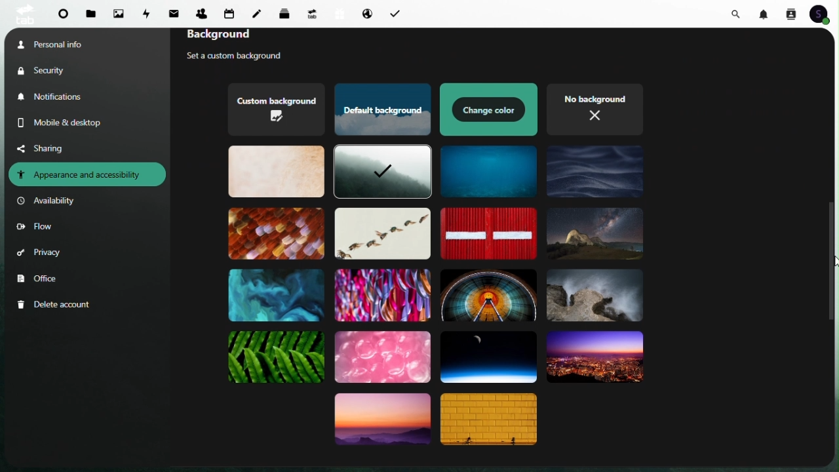  Describe the element at coordinates (148, 12) in the screenshot. I see `Activity` at that location.